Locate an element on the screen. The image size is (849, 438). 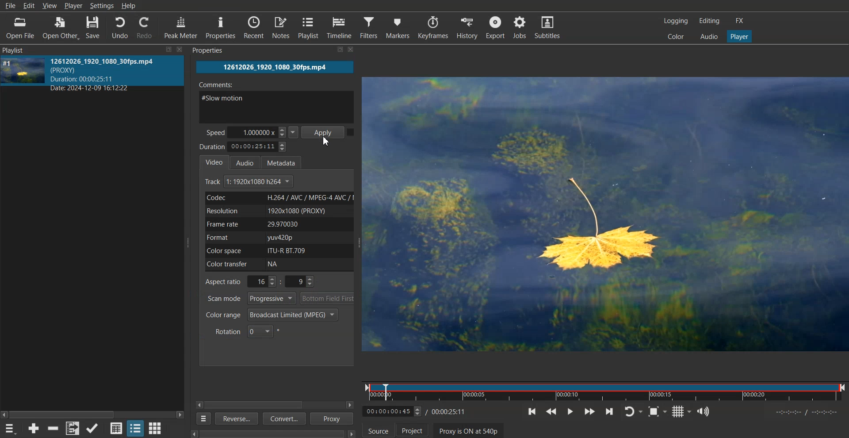
Proxy is ON at 540p is located at coordinates (469, 430).